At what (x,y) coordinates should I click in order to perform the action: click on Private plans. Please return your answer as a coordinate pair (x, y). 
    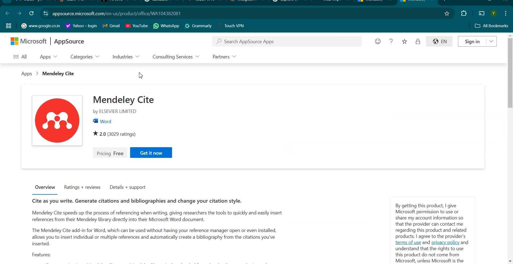
    Looking at the image, I should click on (418, 41).